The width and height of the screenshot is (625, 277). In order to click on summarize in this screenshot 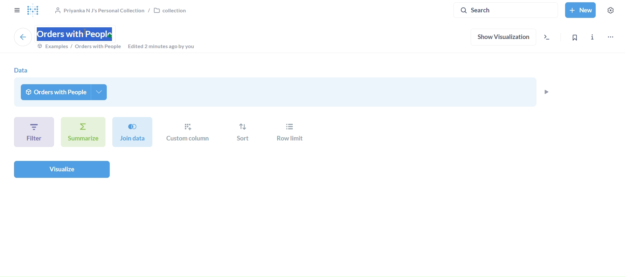, I will do `click(83, 132)`.